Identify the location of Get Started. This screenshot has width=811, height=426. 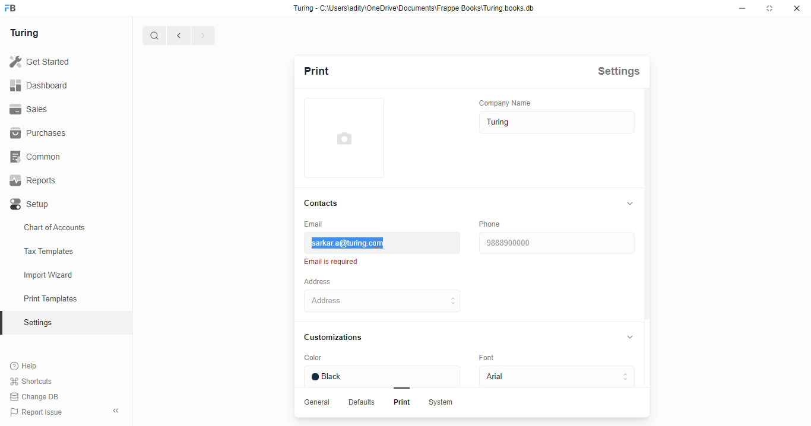
(40, 60).